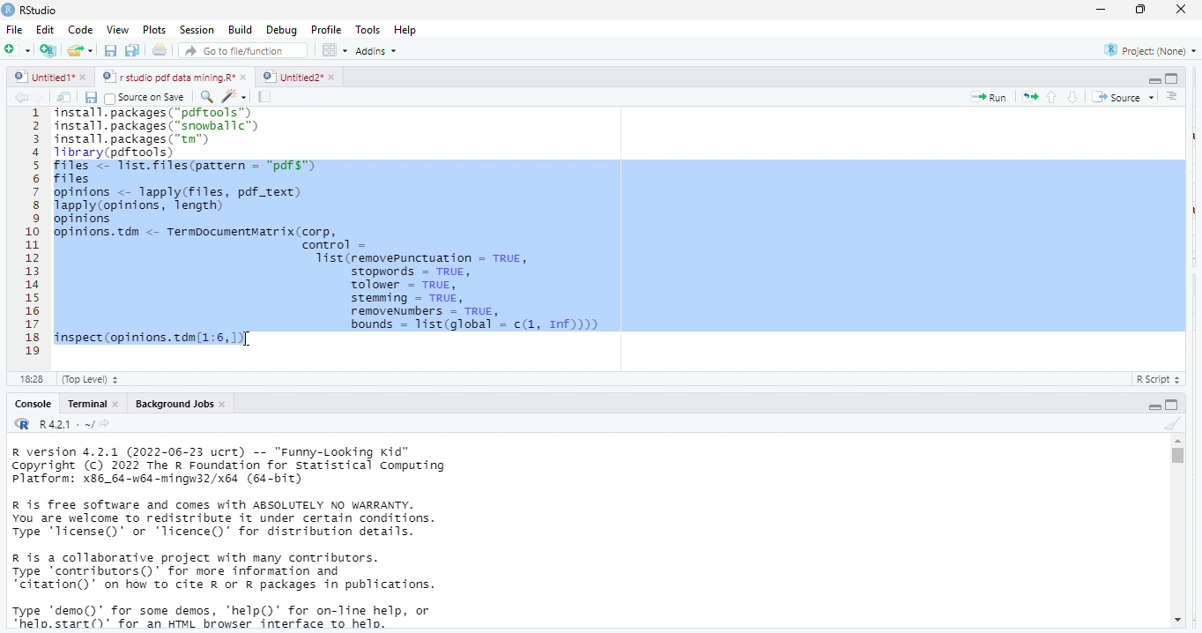 Image resolution: width=1202 pixels, height=633 pixels. What do you see at coordinates (989, 97) in the screenshot?
I see `run` at bounding box center [989, 97].